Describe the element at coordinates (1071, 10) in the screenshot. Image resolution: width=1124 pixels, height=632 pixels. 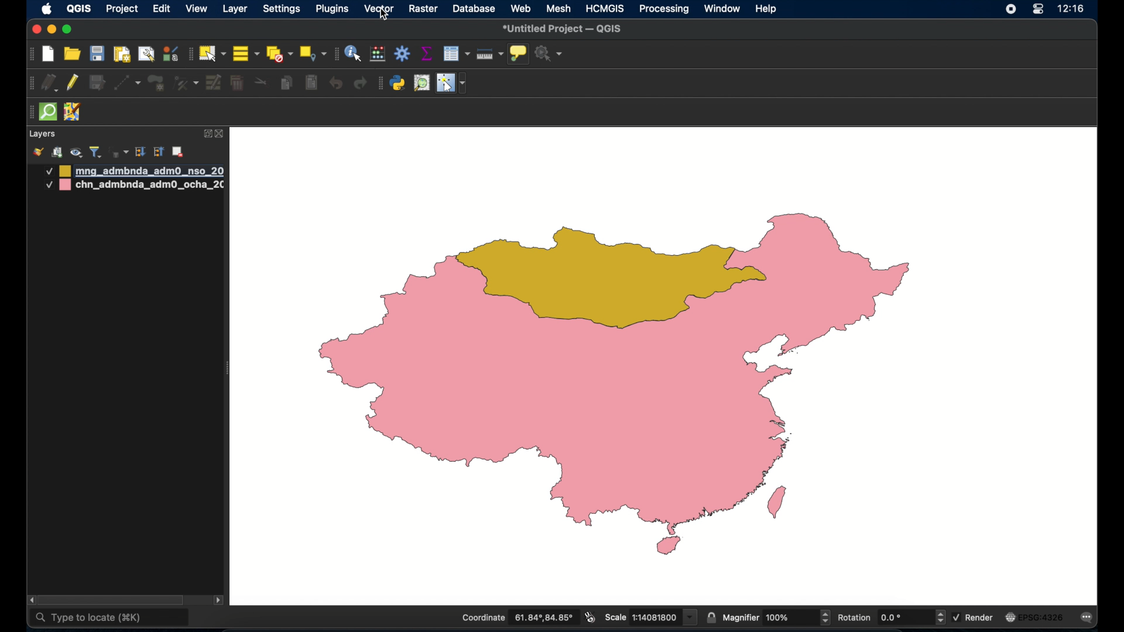
I see `time` at that location.